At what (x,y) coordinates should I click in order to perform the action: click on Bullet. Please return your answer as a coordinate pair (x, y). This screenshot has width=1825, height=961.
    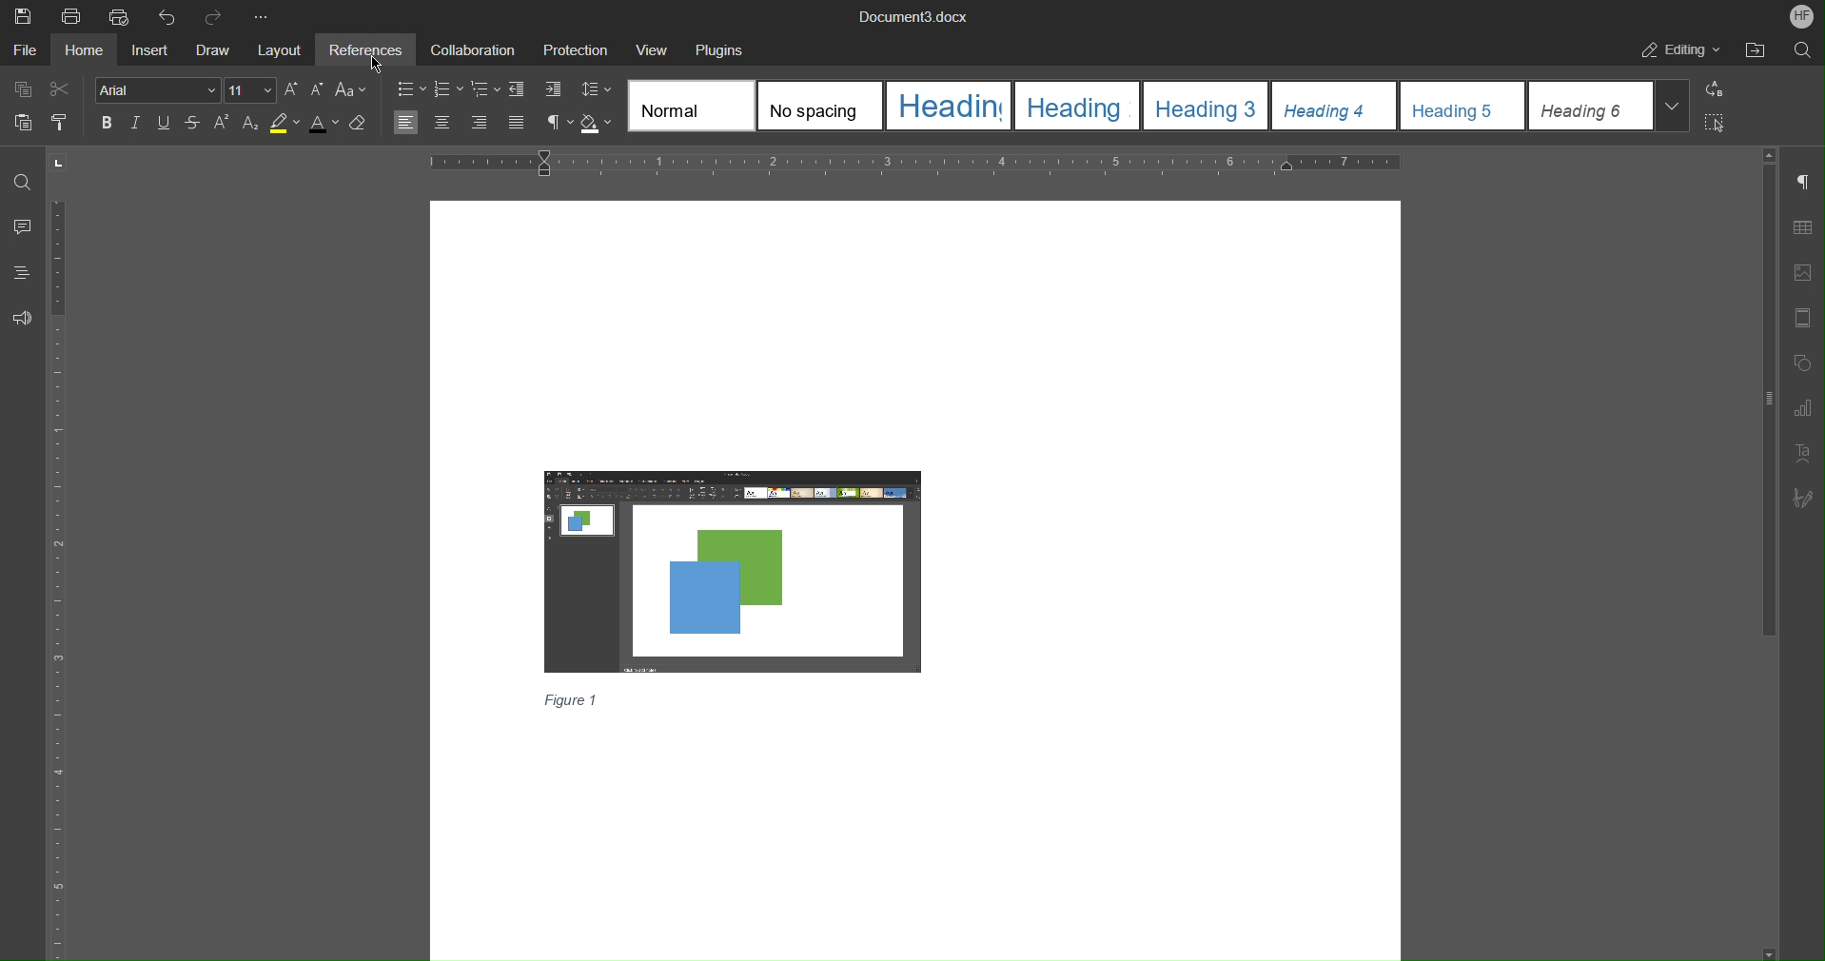
    Looking at the image, I should click on (404, 89).